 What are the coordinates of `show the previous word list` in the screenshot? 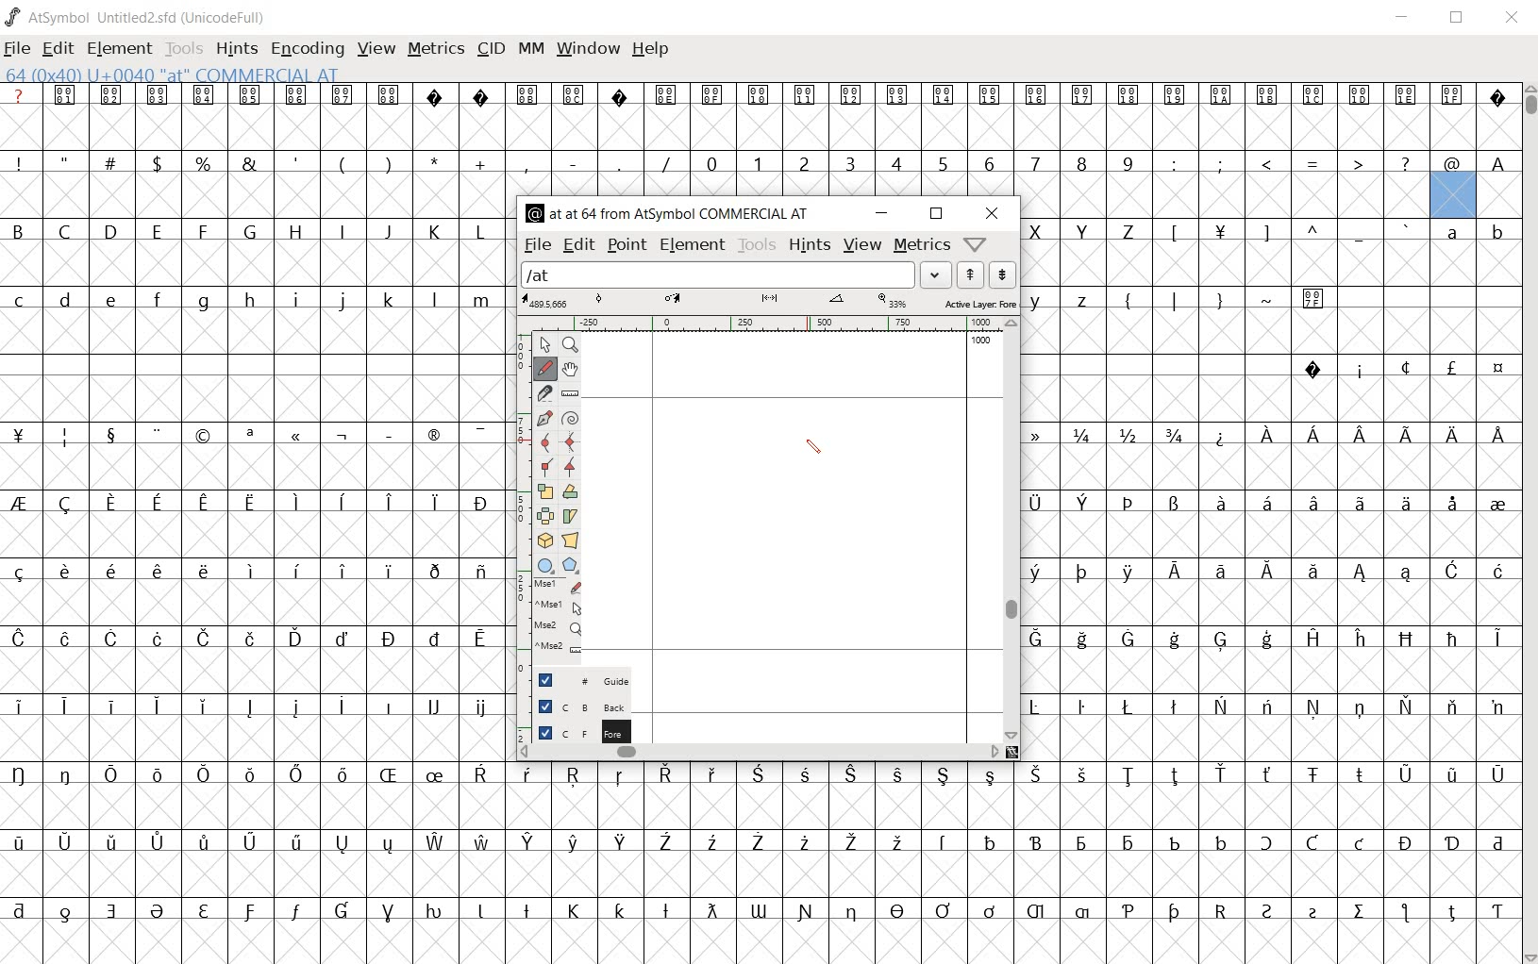 It's located at (973, 275).